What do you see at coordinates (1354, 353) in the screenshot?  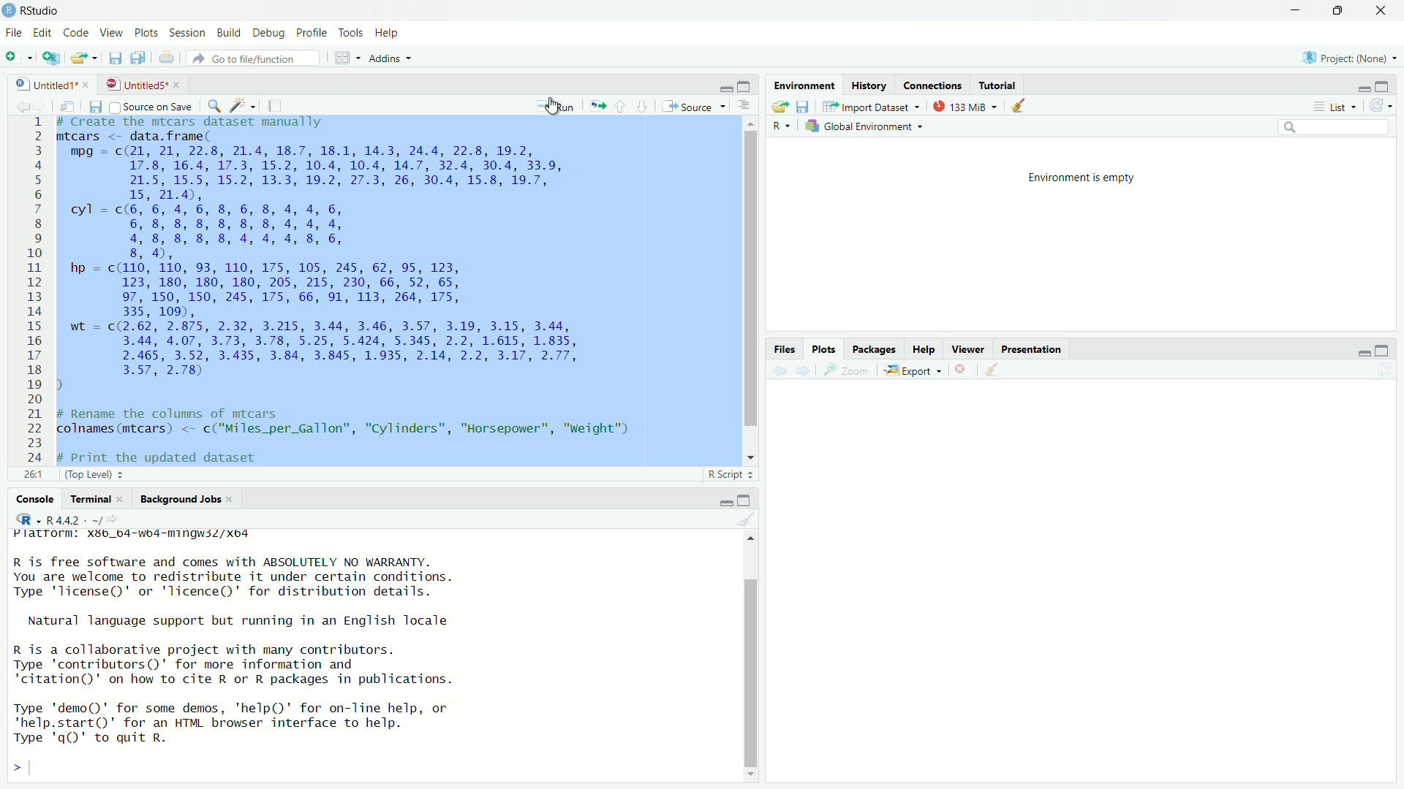 I see `minimise` at bounding box center [1354, 353].